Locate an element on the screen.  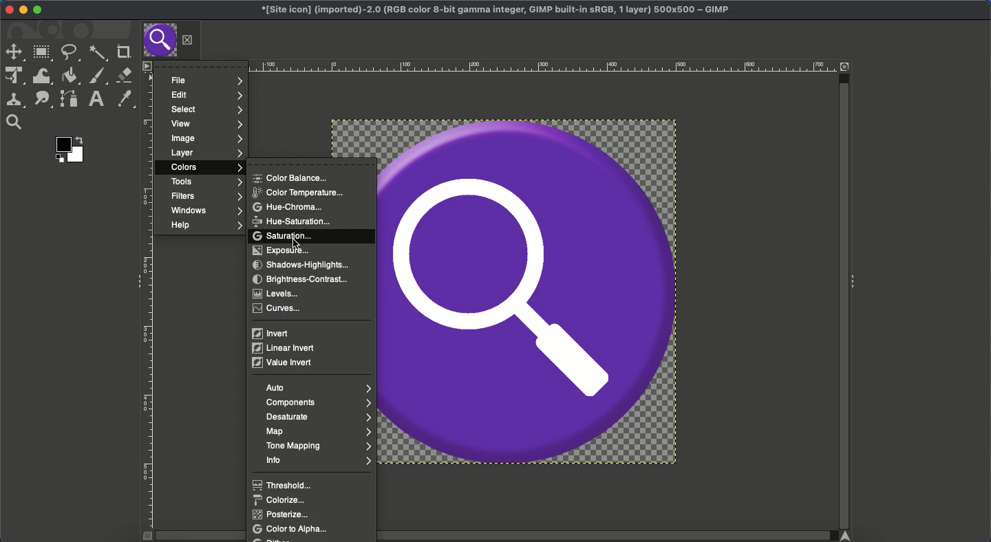
Colorize is located at coordinates (280, 500).